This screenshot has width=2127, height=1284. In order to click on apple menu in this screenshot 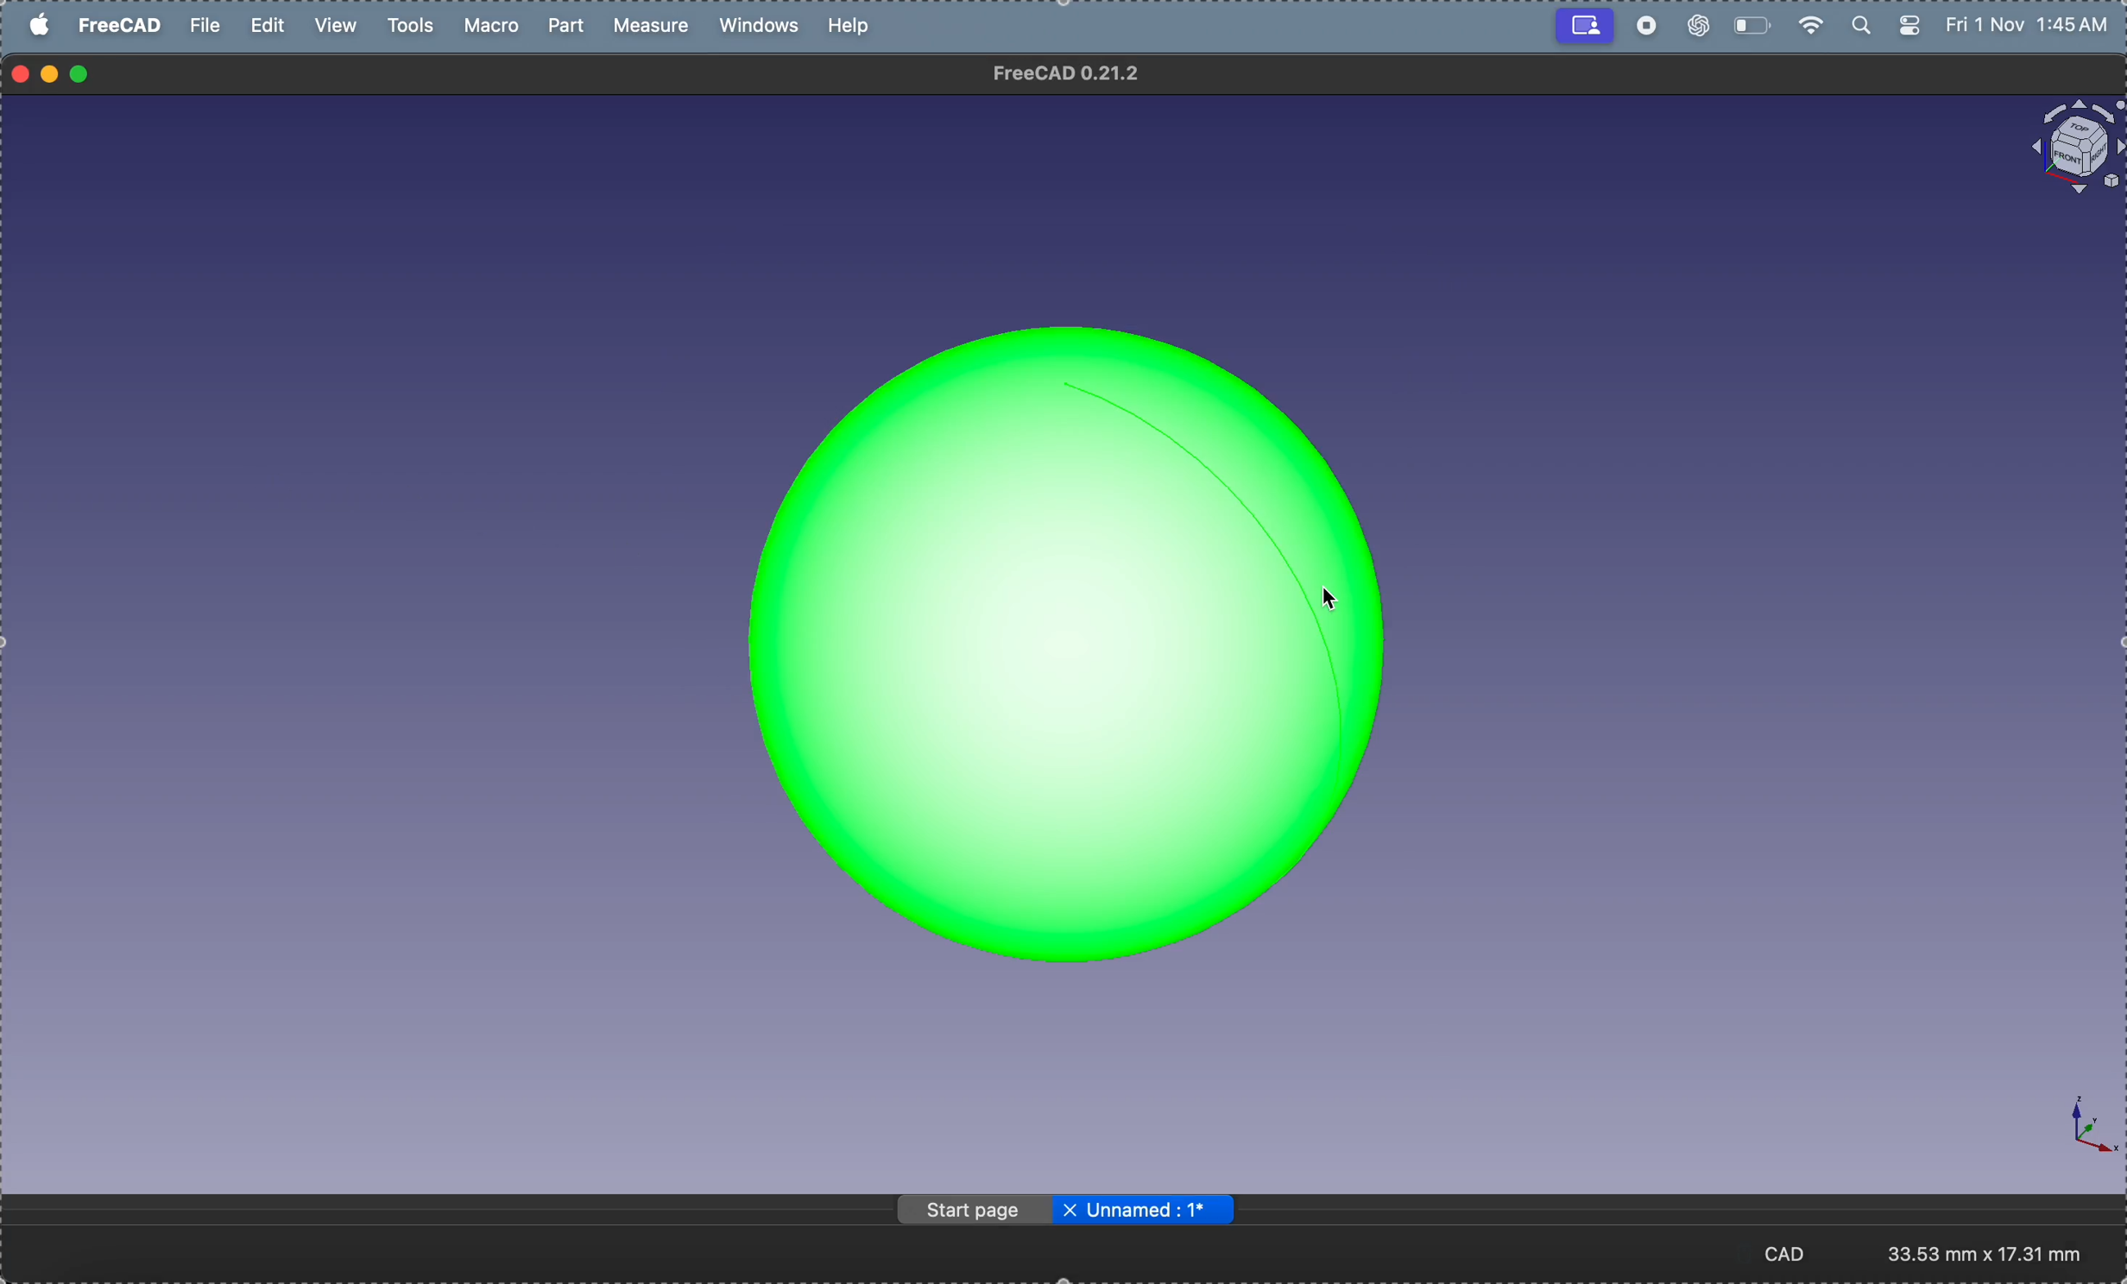, I will do `click(41, 23)`.